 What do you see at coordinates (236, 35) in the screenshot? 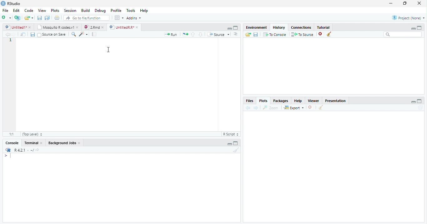
I see `Show document outline` at bounding box center [236, 35].